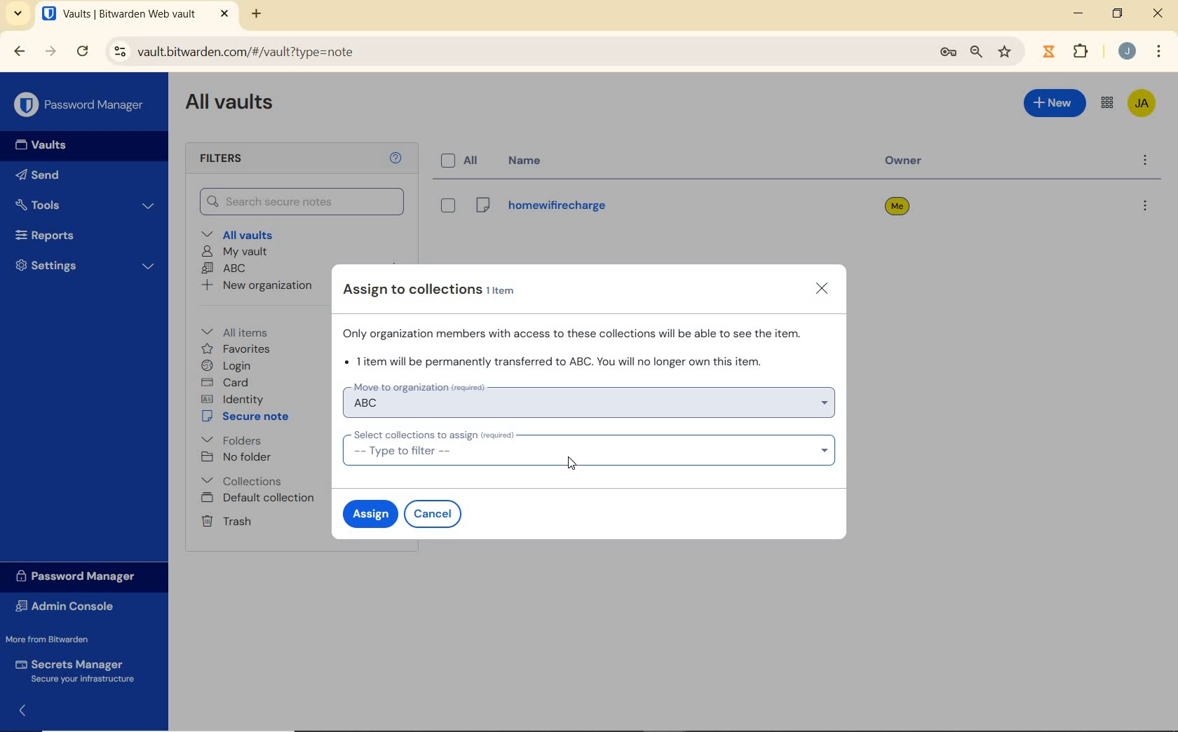  I want to click on eye box, so click(447, 205).